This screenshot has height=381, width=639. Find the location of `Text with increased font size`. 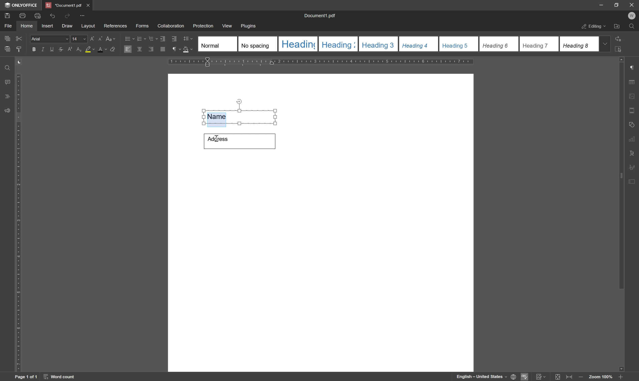

Text with increased font size is located at coordinates (218, 117).